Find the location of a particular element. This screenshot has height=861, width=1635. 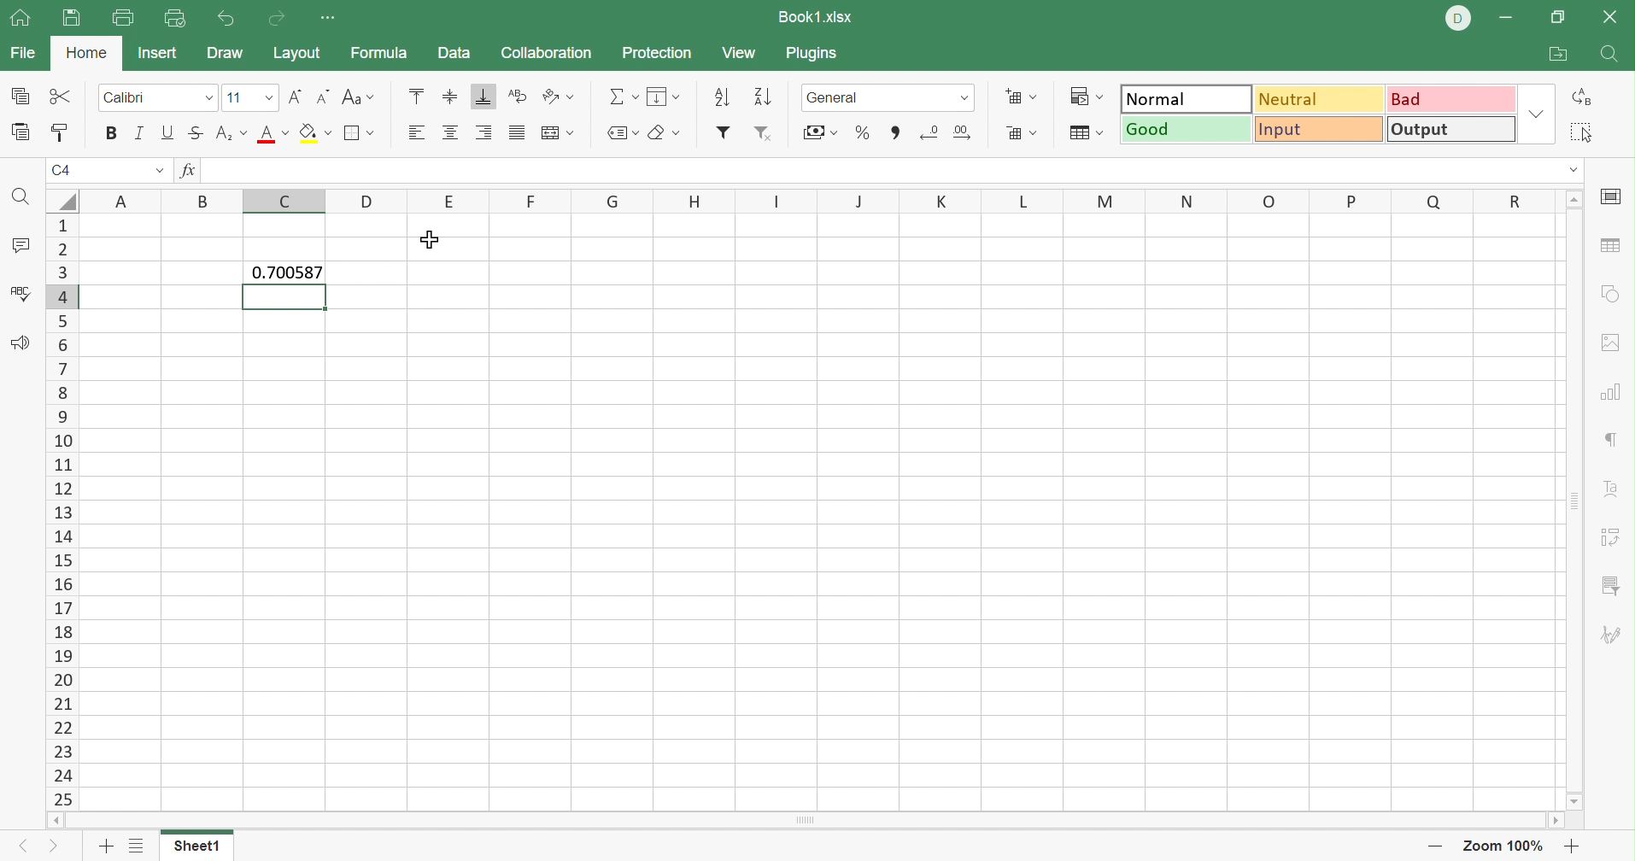

Decrease decimal is located at coordinates (930, 130).